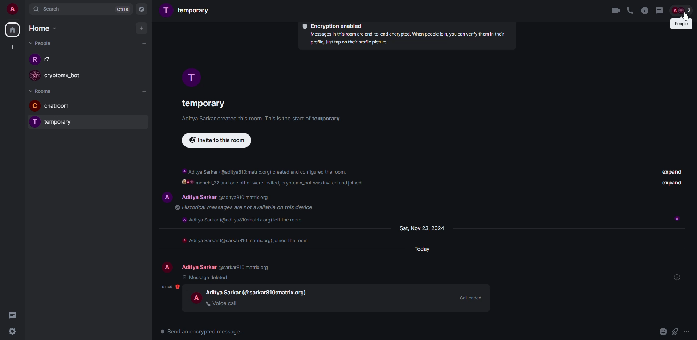  I want to click on home, so click(13, 30).